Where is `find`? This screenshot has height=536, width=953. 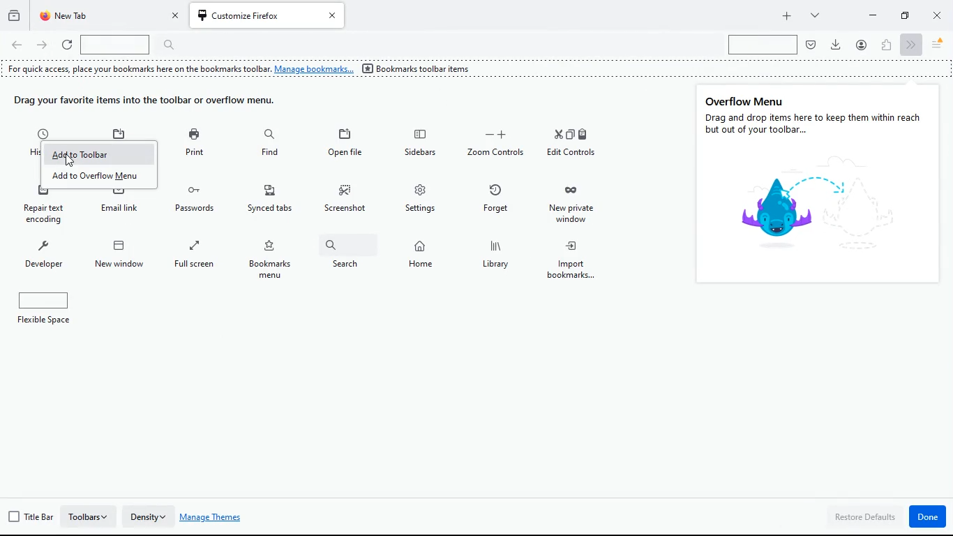 find is located at coordinates (269, 144).